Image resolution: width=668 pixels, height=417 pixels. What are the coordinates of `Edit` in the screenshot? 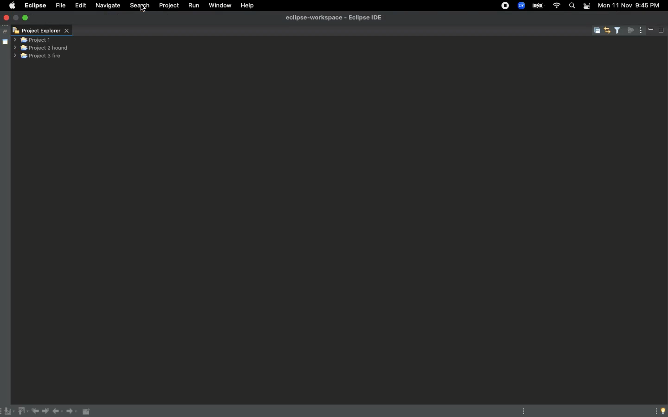 It's located at (83, 6).